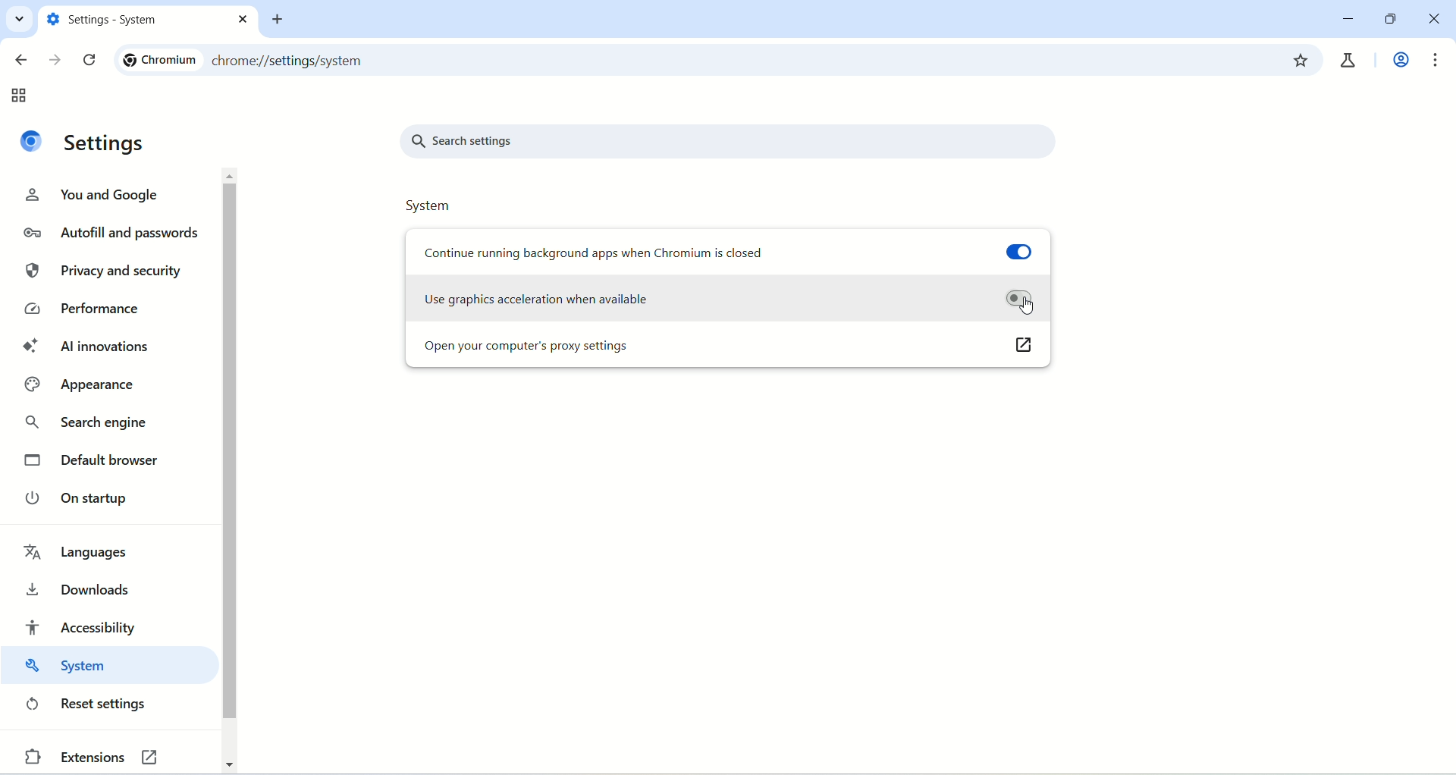 The height and width of the screenshot is (775, 1456). I want to click on Use graphics acceleration when available, so click(576, 302).